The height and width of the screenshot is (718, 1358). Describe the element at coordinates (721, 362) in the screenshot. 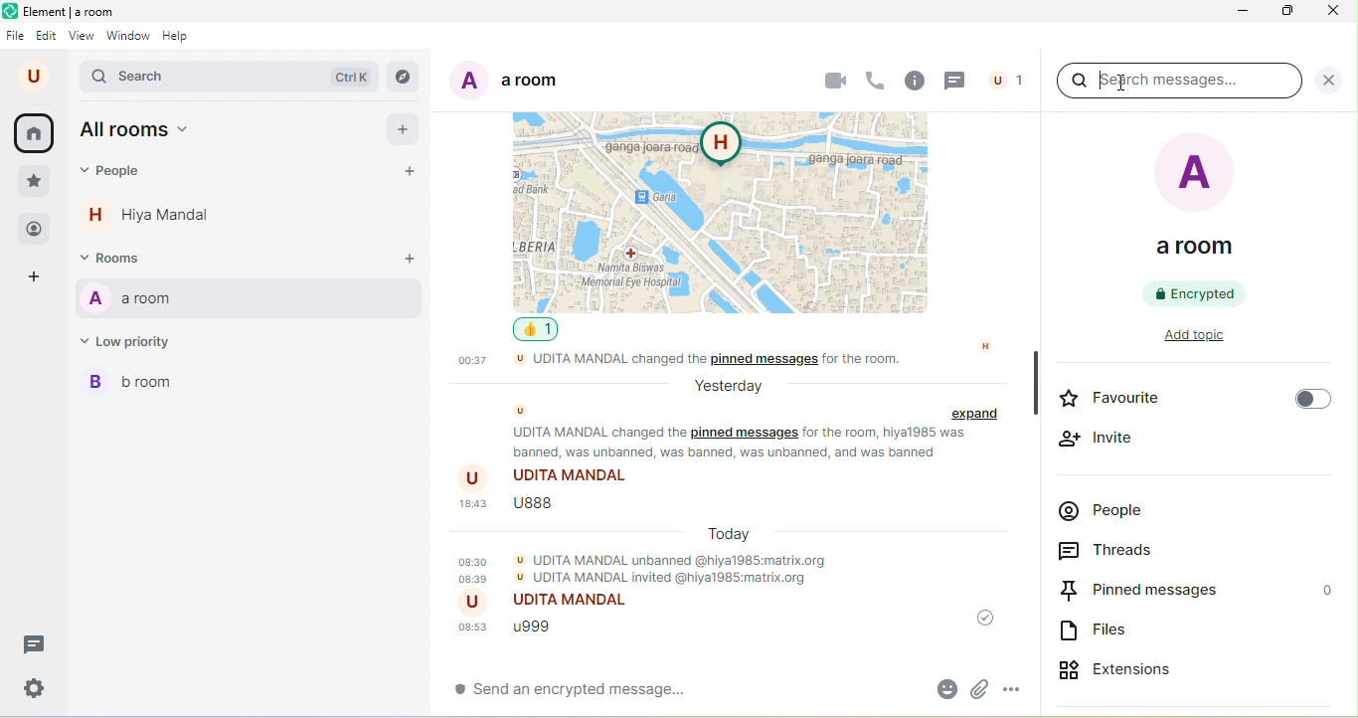

I see `udita mandal changed the pinned message for the room` at that location.